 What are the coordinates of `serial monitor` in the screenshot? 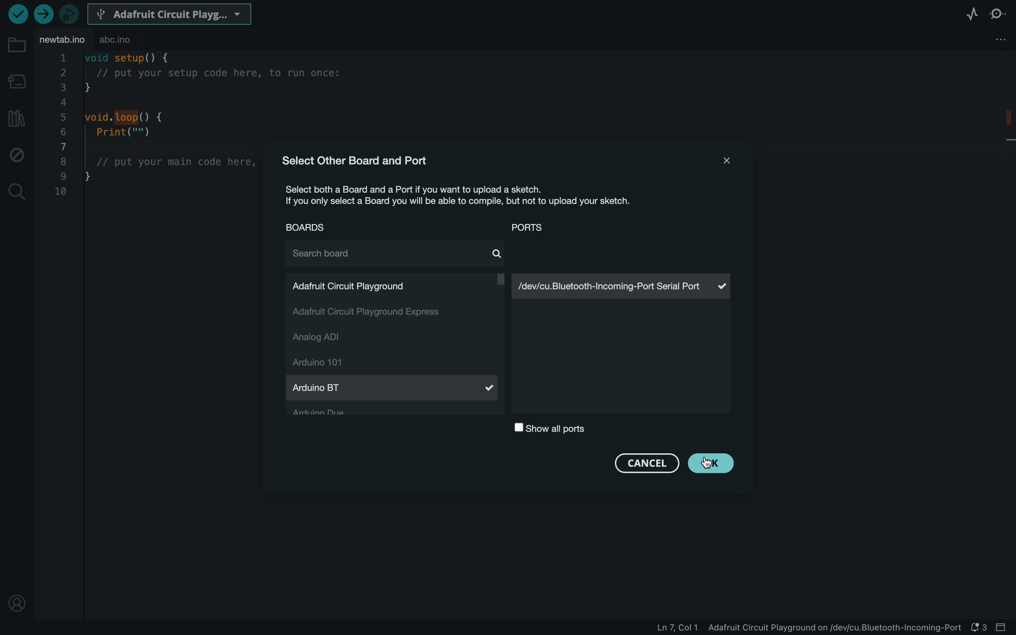 It's located at (1001, 16).